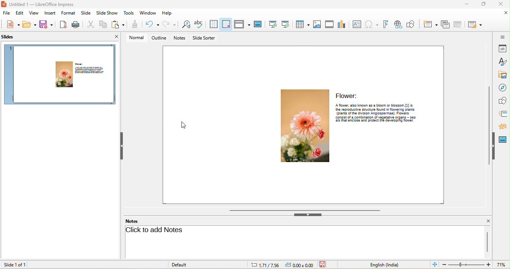  I want to click on table, so click(301, 24).